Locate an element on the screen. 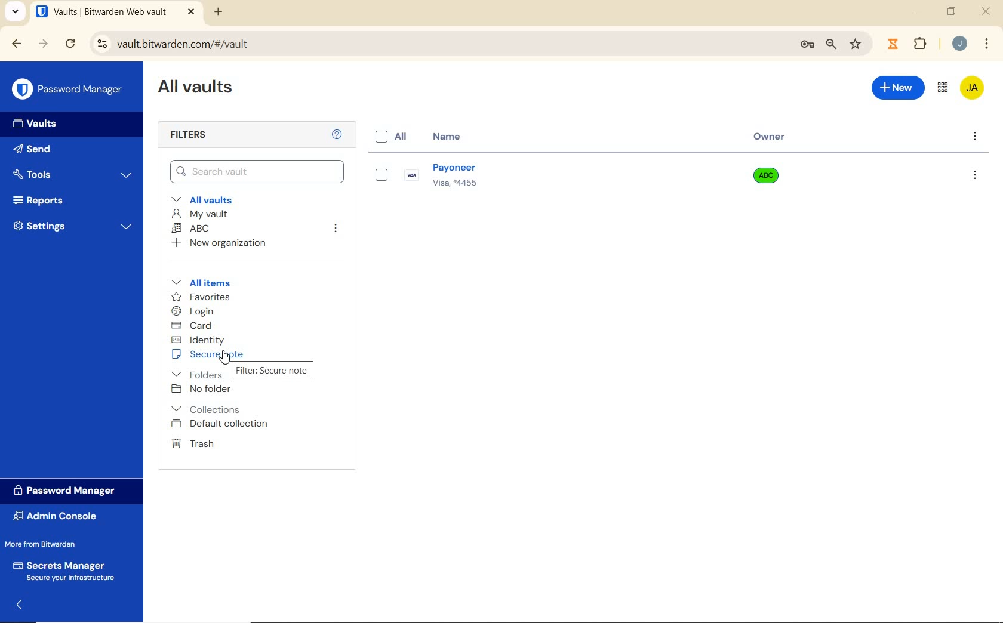  minimize is located at coordinates (918, 11).